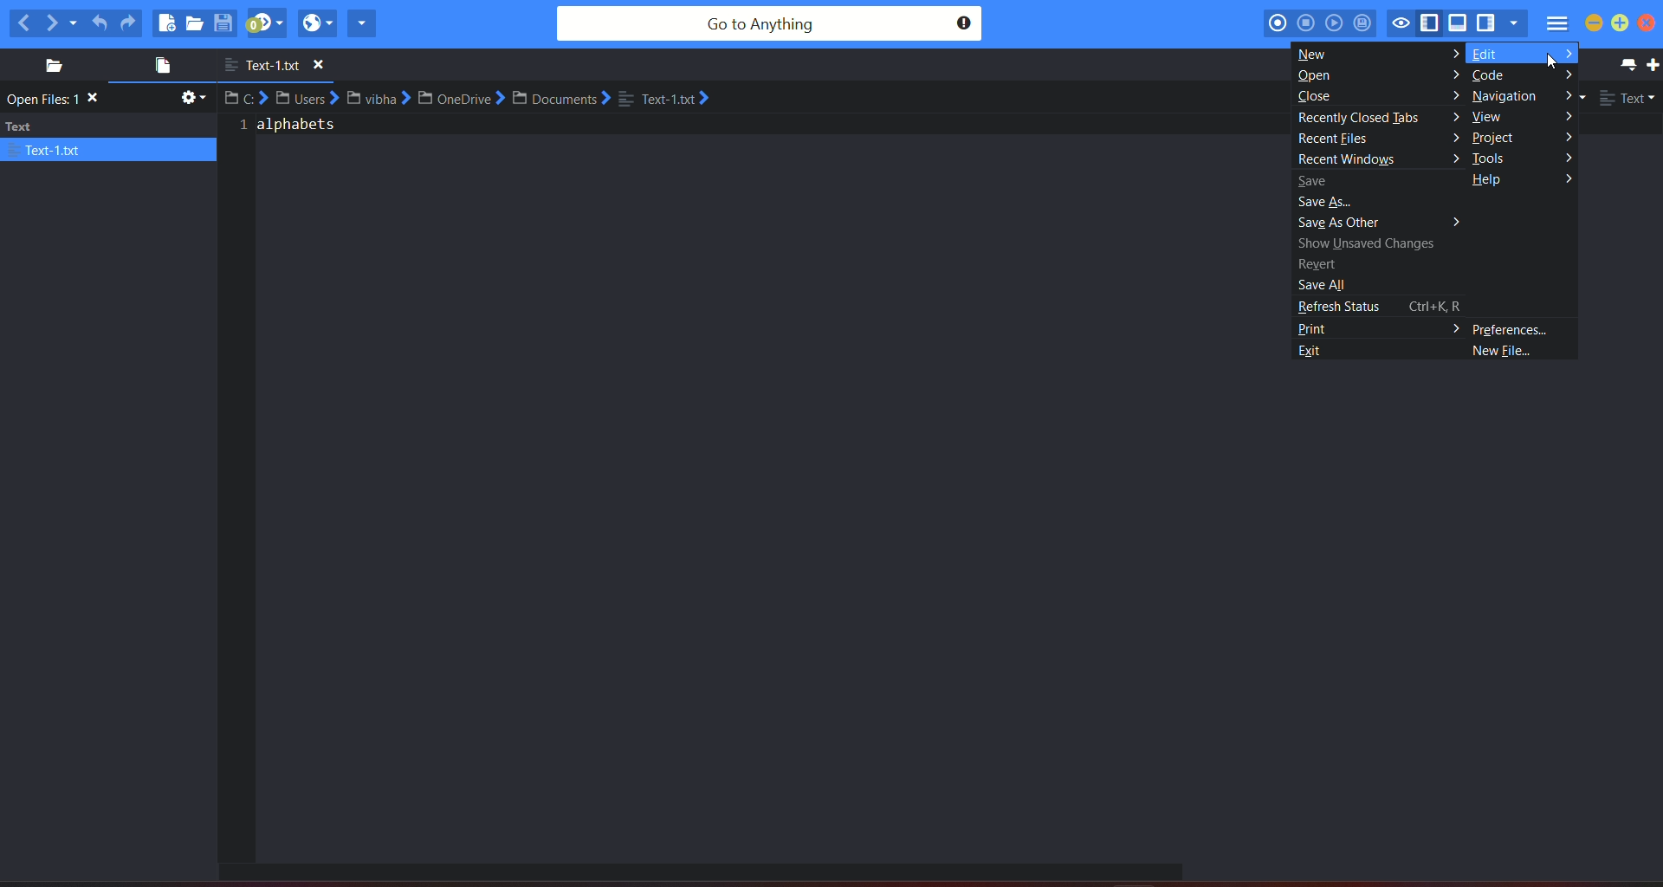  I want to click on view, so click(1491, 116).